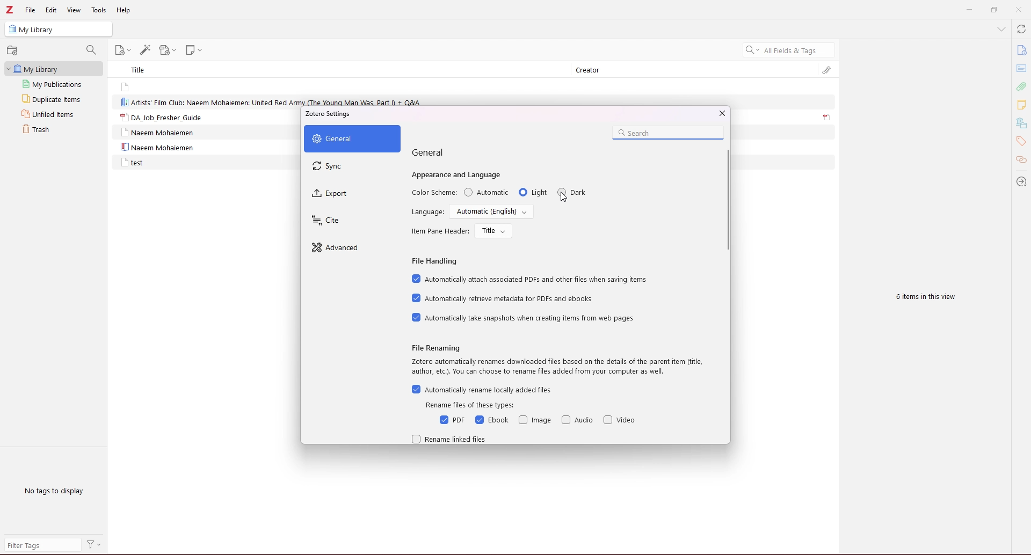  Describe the element at coordinates (789, 50) in the screenshot. I see `search bar` at that location.